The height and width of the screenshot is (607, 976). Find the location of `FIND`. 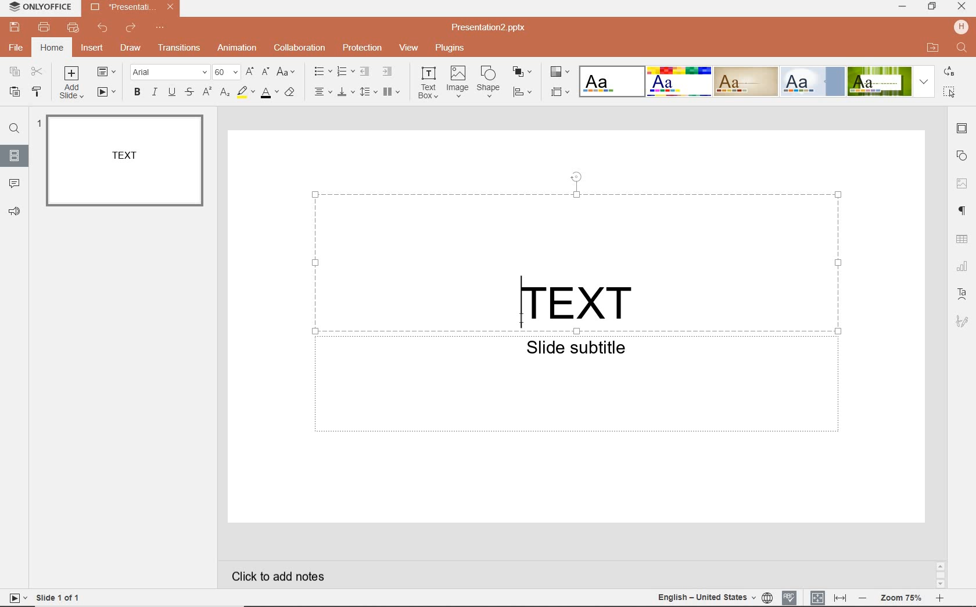

FIND is located at coordinates (15, 128).